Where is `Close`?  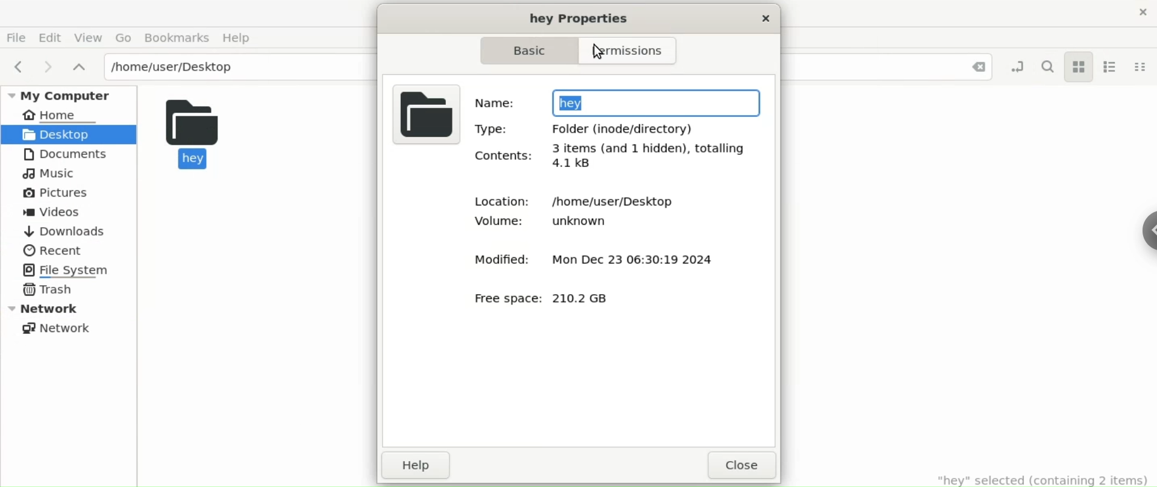
Close is located at coordinates (1133, 12).